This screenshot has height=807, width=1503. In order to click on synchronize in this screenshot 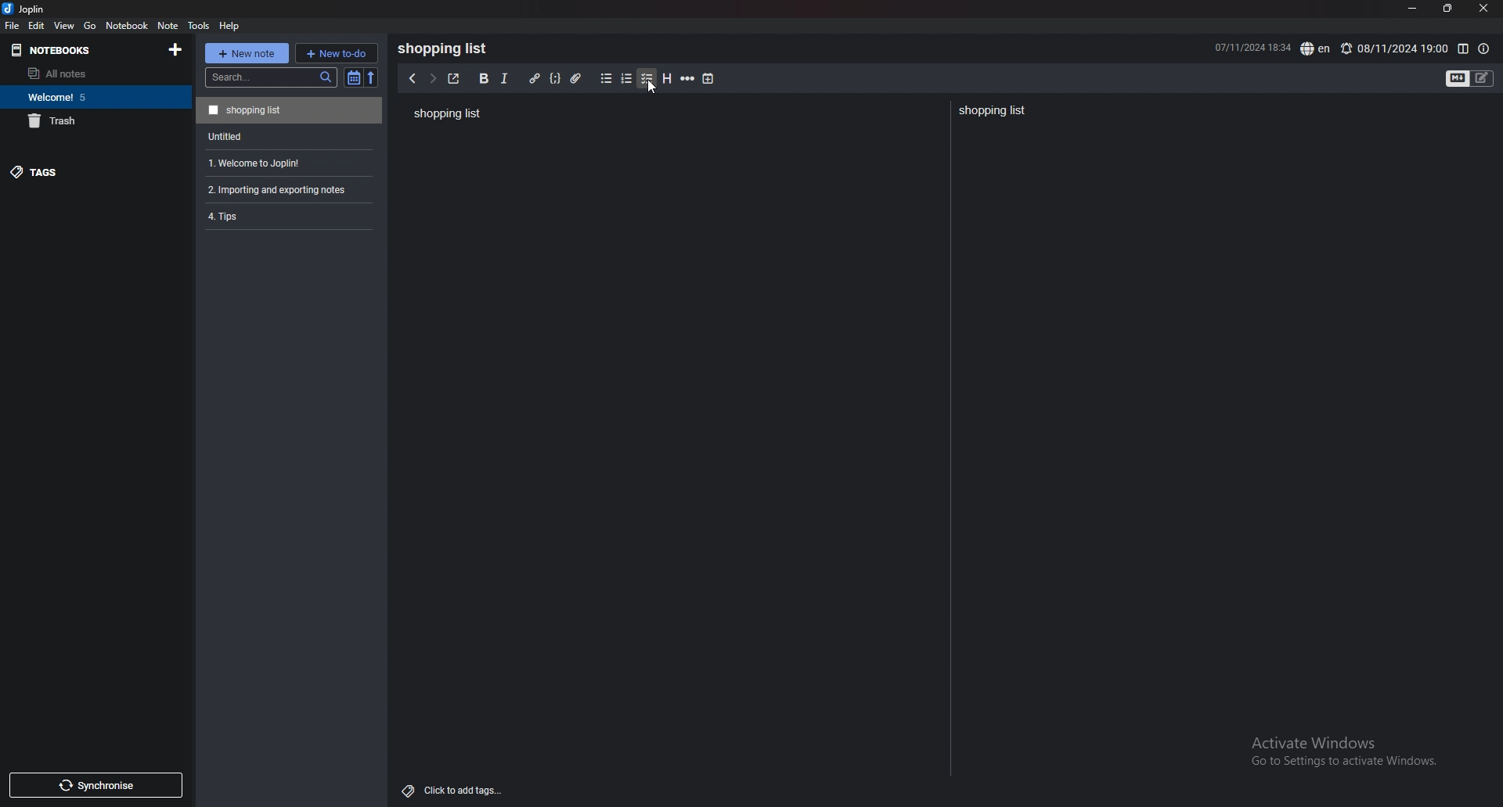, I will do `click(95, 785)`.